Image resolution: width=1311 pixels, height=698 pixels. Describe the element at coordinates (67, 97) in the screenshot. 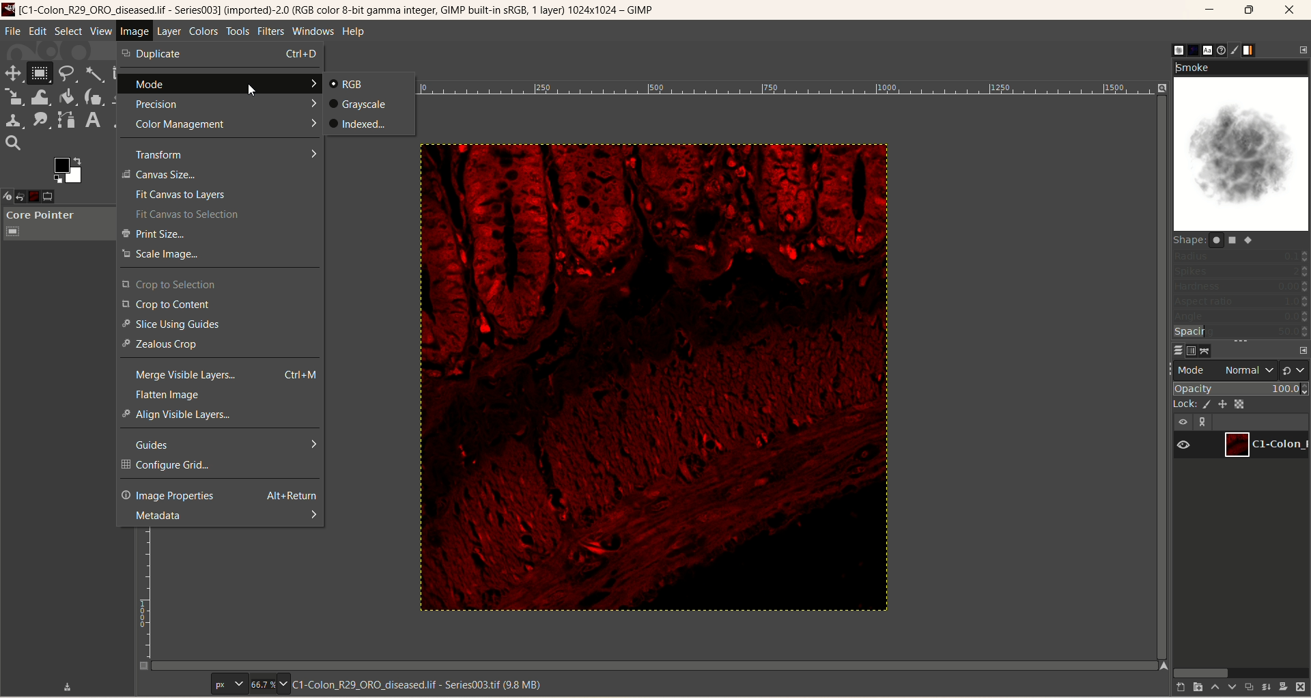

I see `paint bucket` at that location.